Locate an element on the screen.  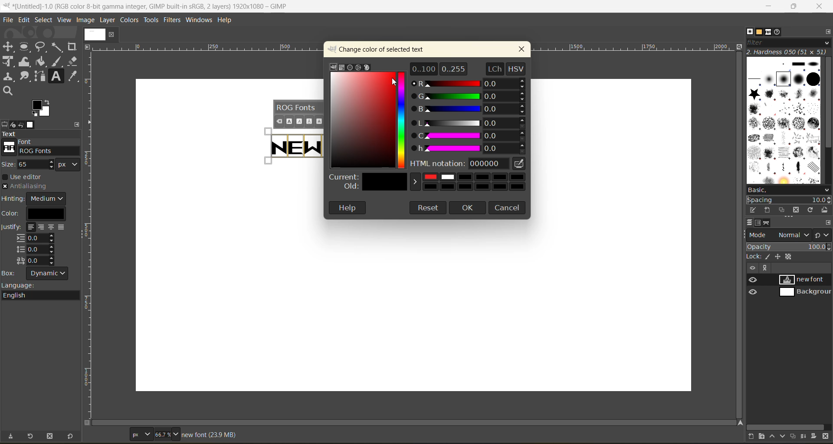
switch to another group of modes is located at coordinates (823, 235).